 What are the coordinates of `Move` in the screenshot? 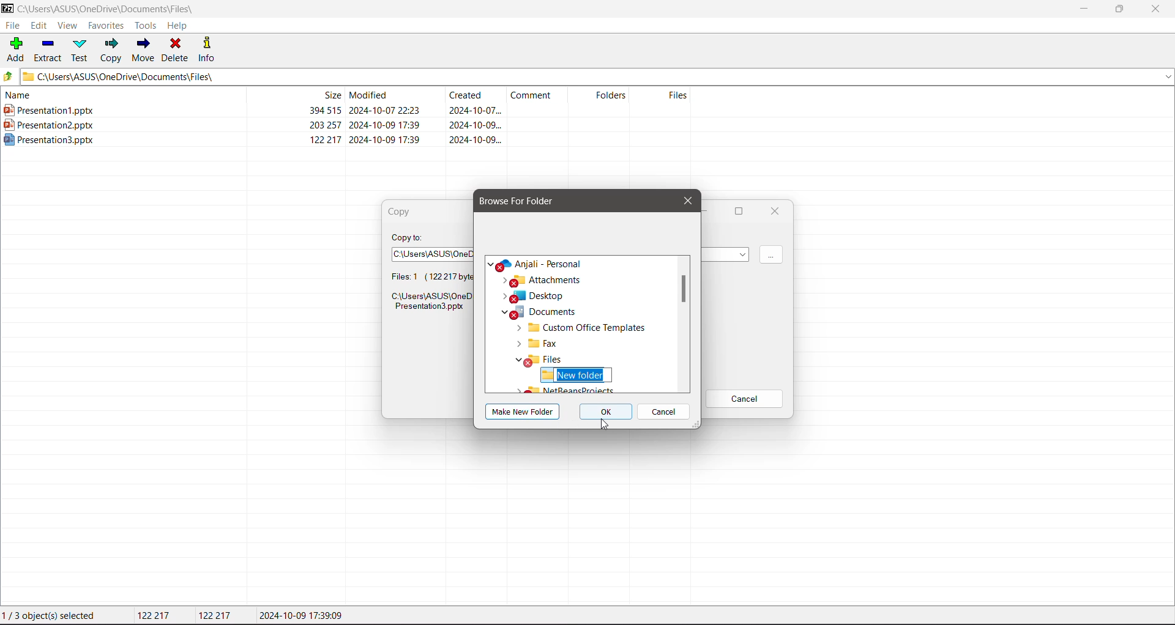 It's located at (143, 48).